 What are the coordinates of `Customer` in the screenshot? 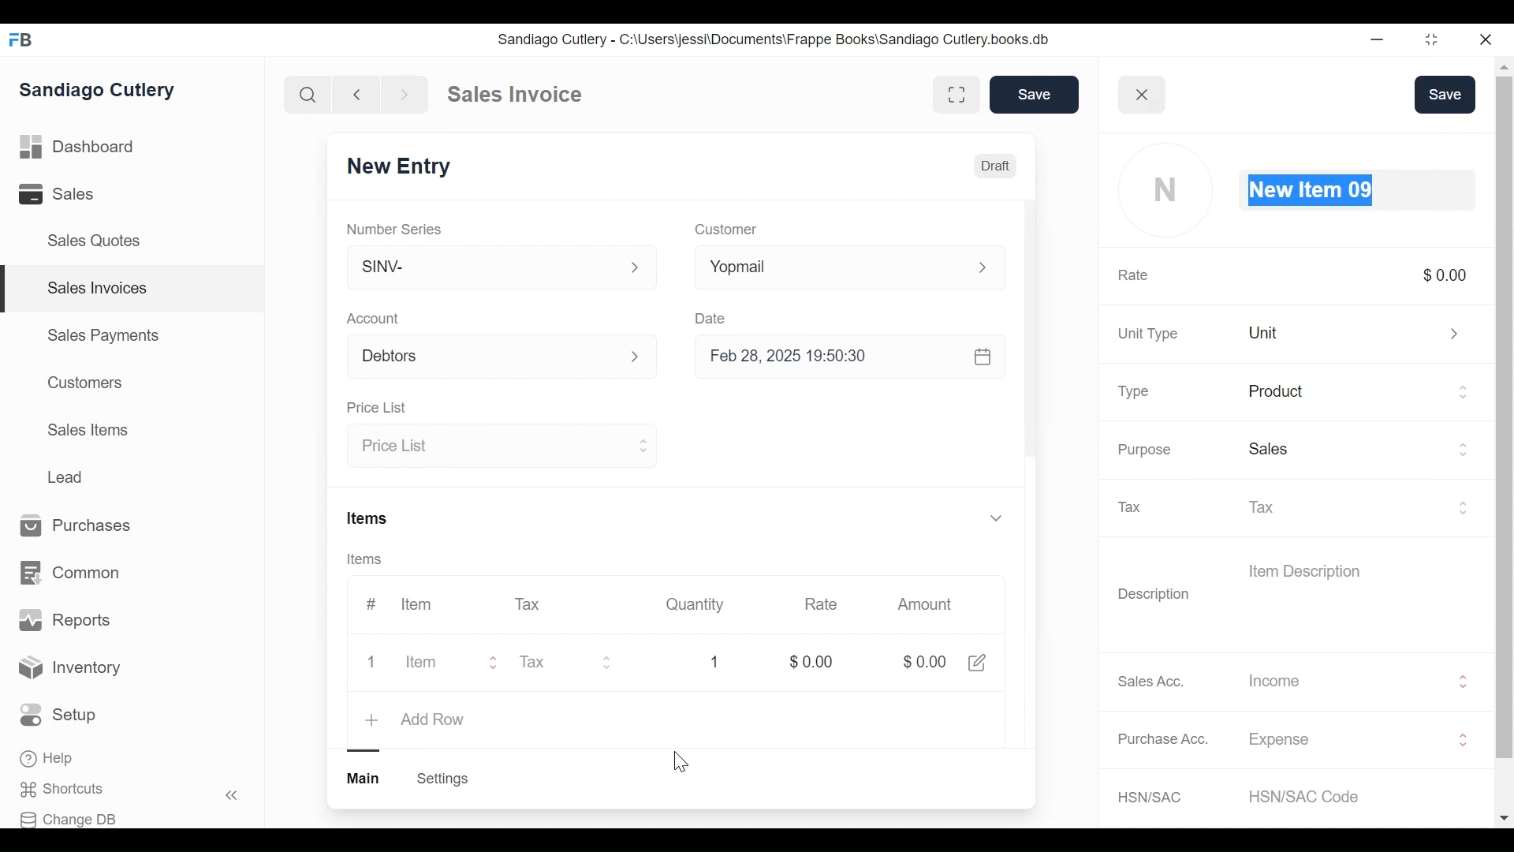 It's located at (731, 229).